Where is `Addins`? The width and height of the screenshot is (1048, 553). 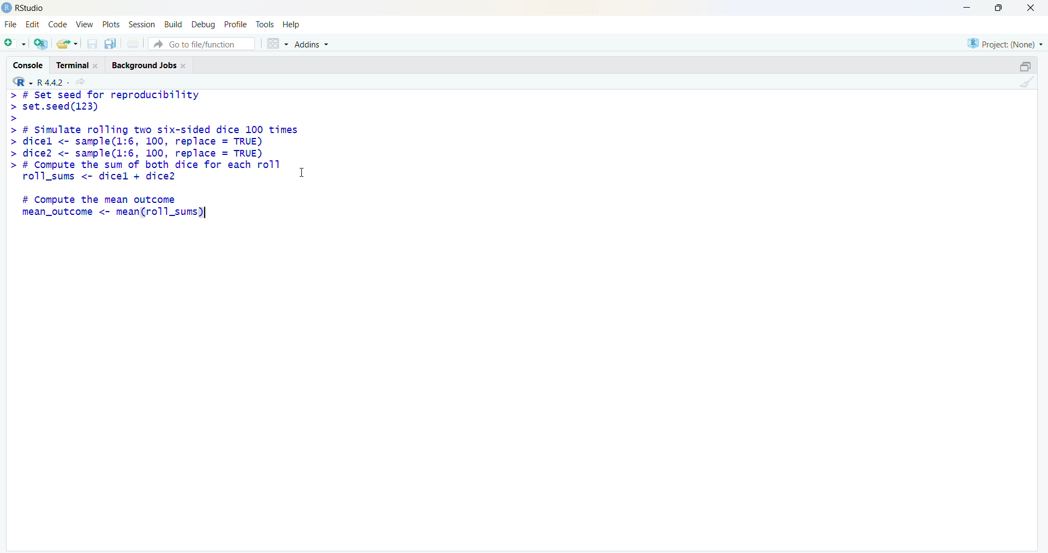
Addins is located at coordinates (313, 44).